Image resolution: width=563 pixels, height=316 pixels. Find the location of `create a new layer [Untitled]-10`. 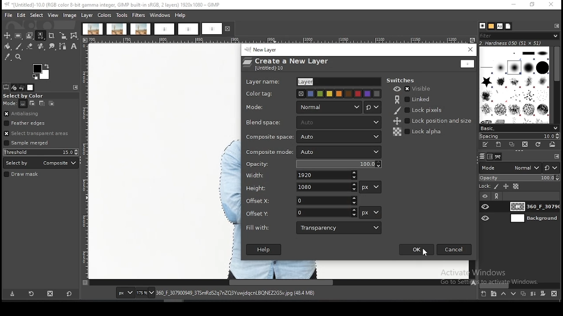

create a new layer [Untitled]-10 is located at coordinates (289, 64).